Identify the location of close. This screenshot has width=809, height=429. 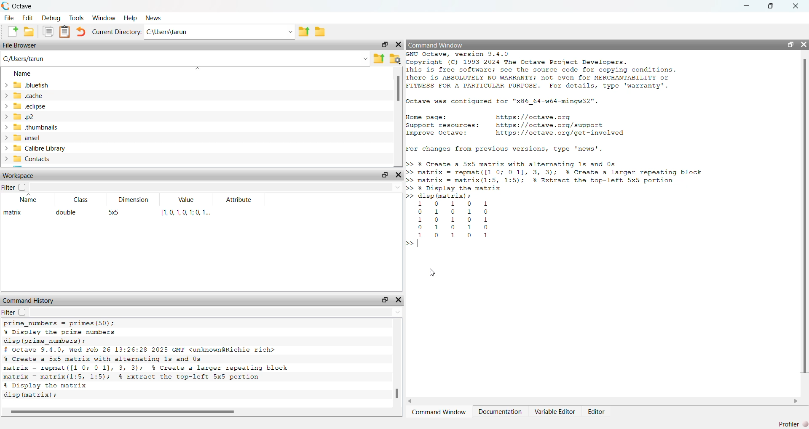
(399, 300).